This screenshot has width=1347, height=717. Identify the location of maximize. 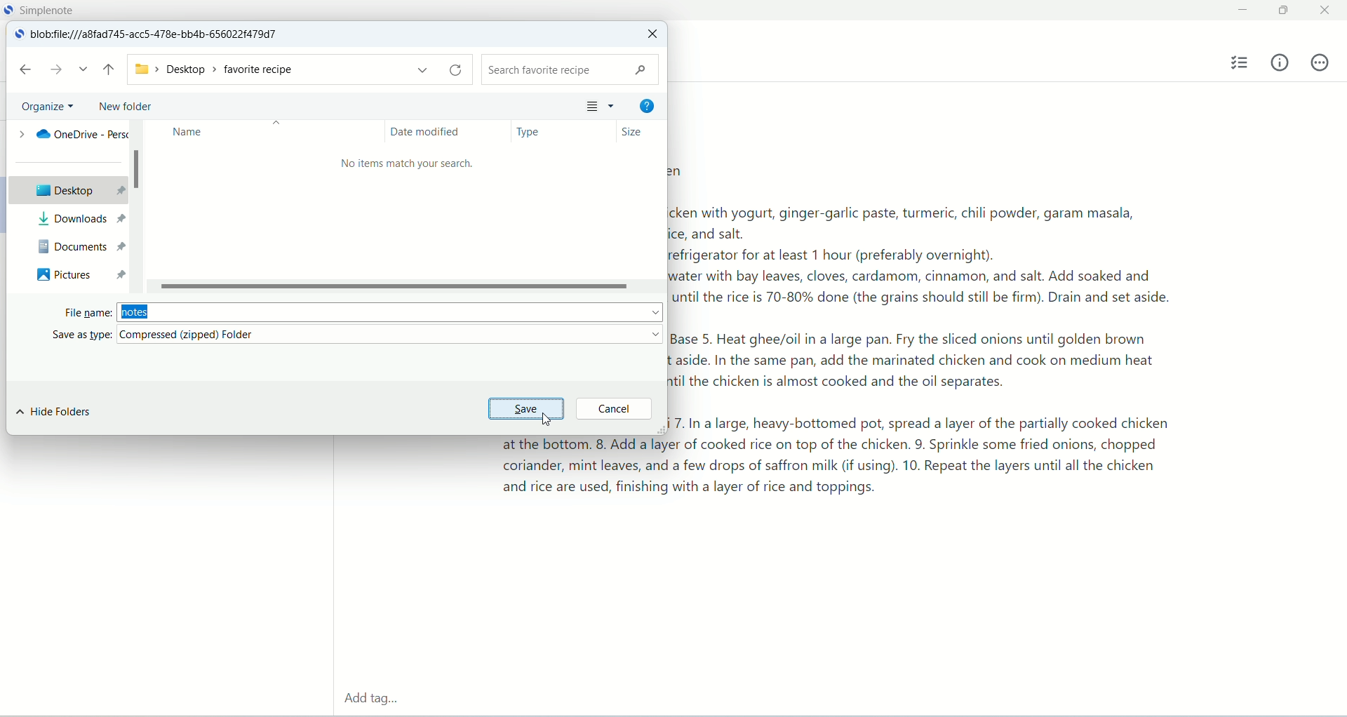
(1286, 11).